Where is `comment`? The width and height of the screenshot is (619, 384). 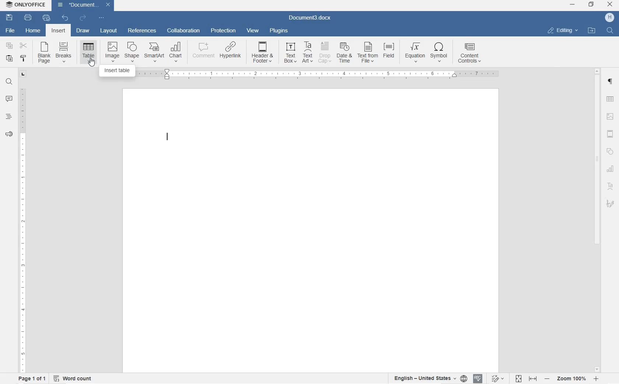
comment is located at coordinates (202, 52).